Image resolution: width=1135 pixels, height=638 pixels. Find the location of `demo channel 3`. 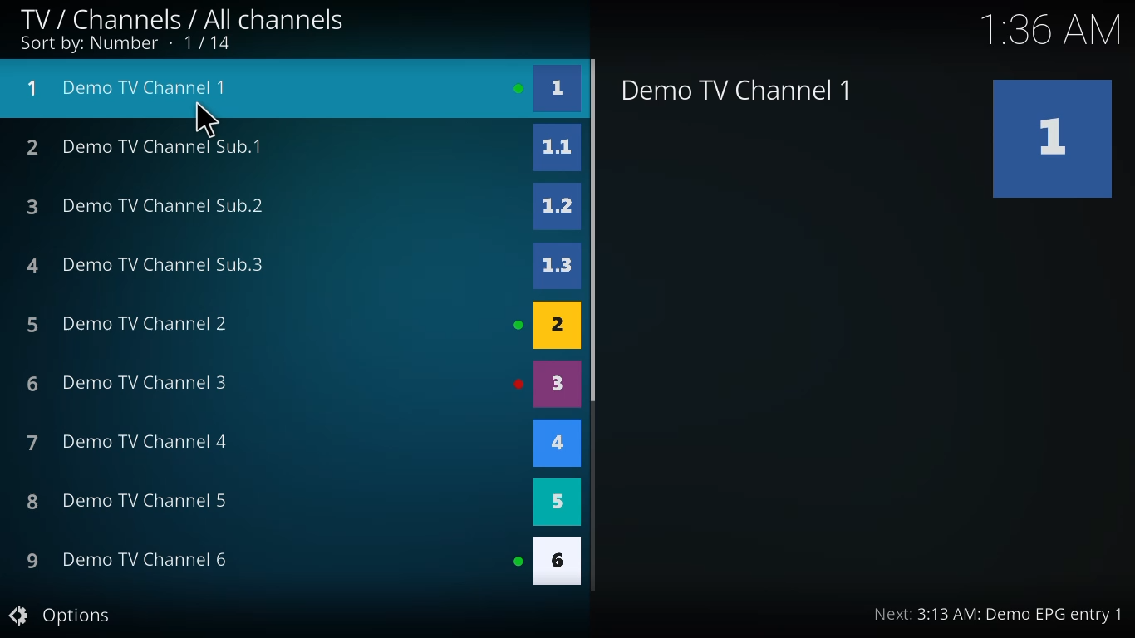

demo channel 3 is located at coordinates (132, 384).